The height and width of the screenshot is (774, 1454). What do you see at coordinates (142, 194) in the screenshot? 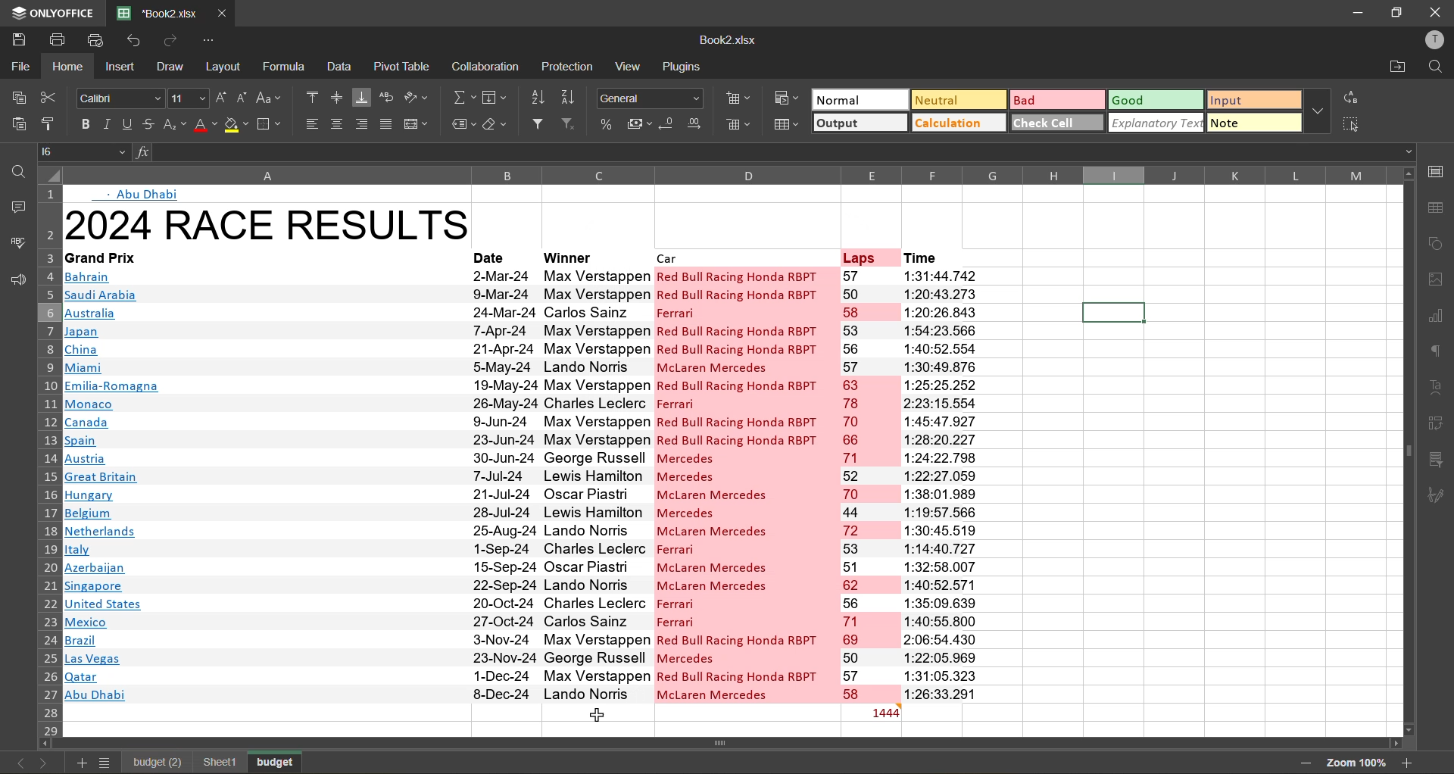
I see `text` at bounding box center [142, 194].